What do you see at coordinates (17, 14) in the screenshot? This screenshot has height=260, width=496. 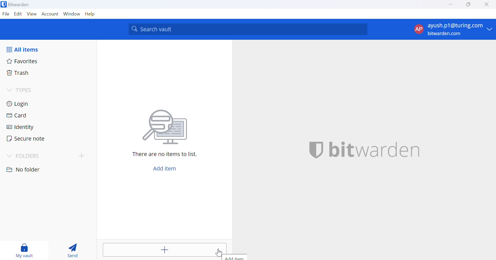 I see `Edit` at bounding box center [17, 14].